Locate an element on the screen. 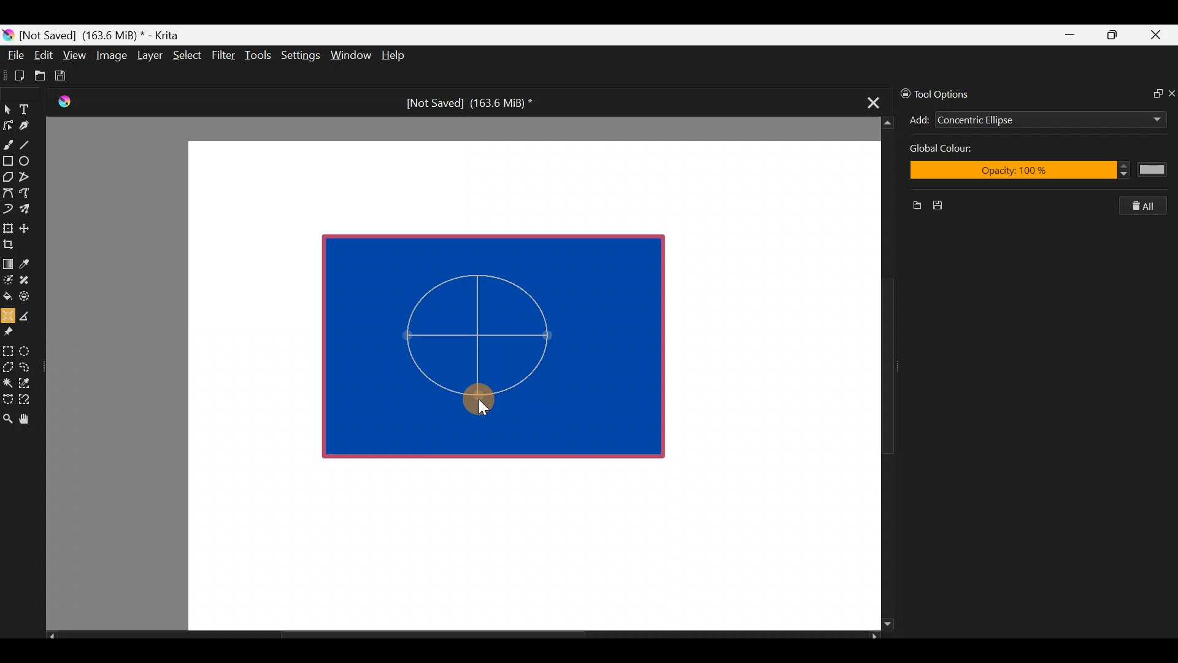  Polygon tool is located at coordinates (7, 177).